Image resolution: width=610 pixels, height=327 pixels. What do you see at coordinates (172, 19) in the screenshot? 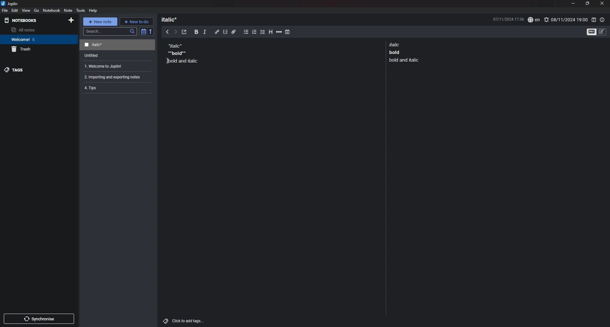
I see `heading` at bounding box center [172, 19].